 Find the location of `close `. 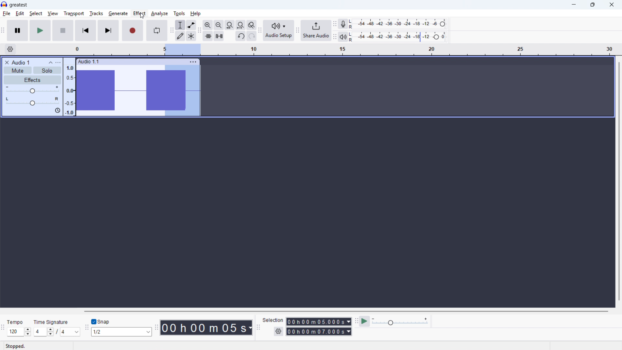

close  is located at coordinates (611, 5).